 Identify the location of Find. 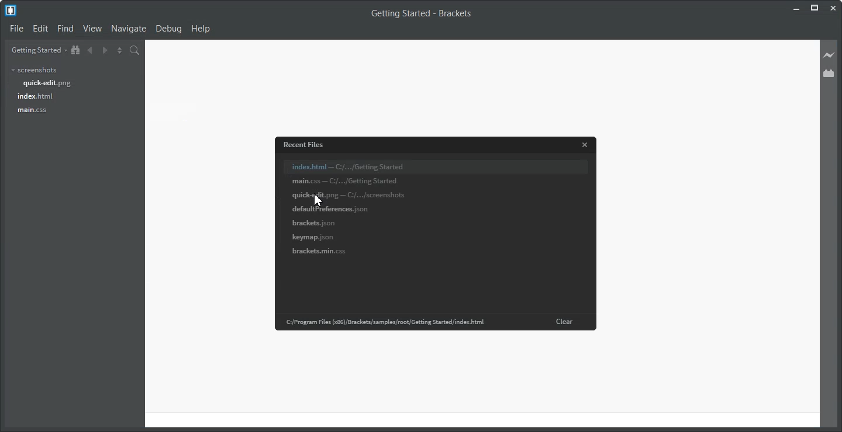
(65, 29).